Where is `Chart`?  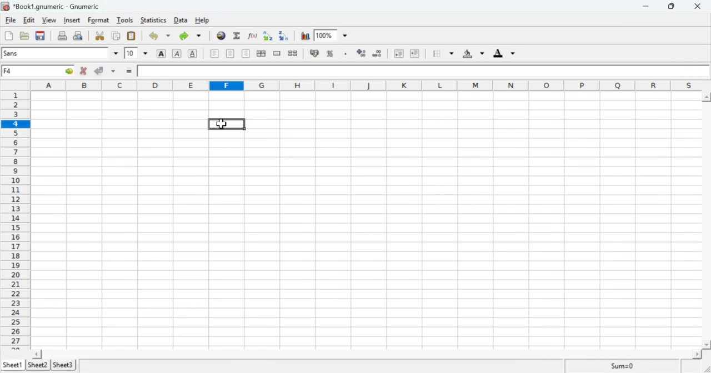
Chart is located at coordinates (304, 36).